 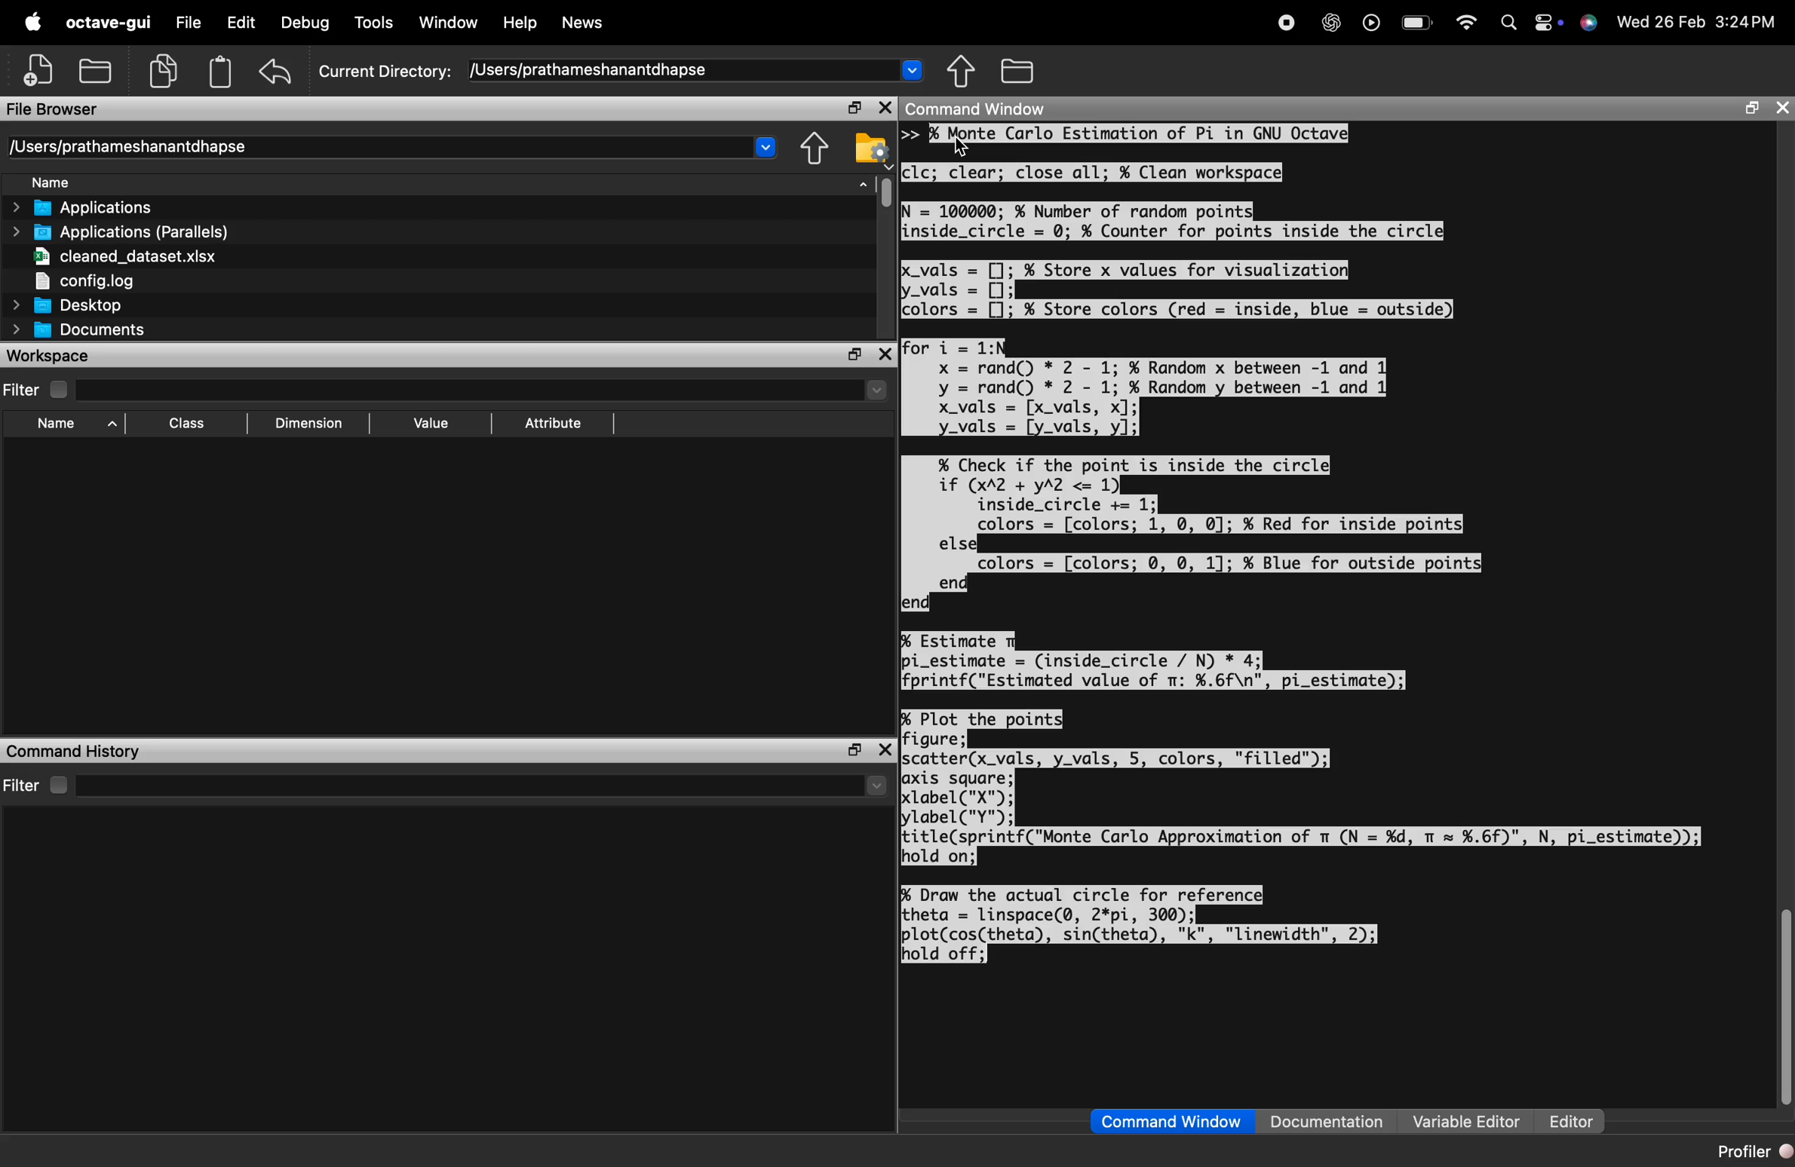 I want to click on Help, so click(x=521, y=23).